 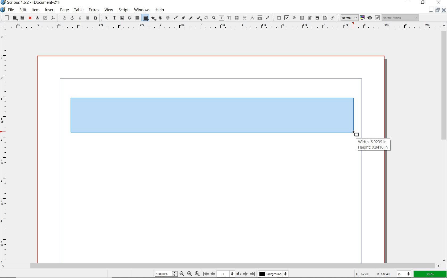 I want to click on drawing rectangle, so click(x=214, y=115).